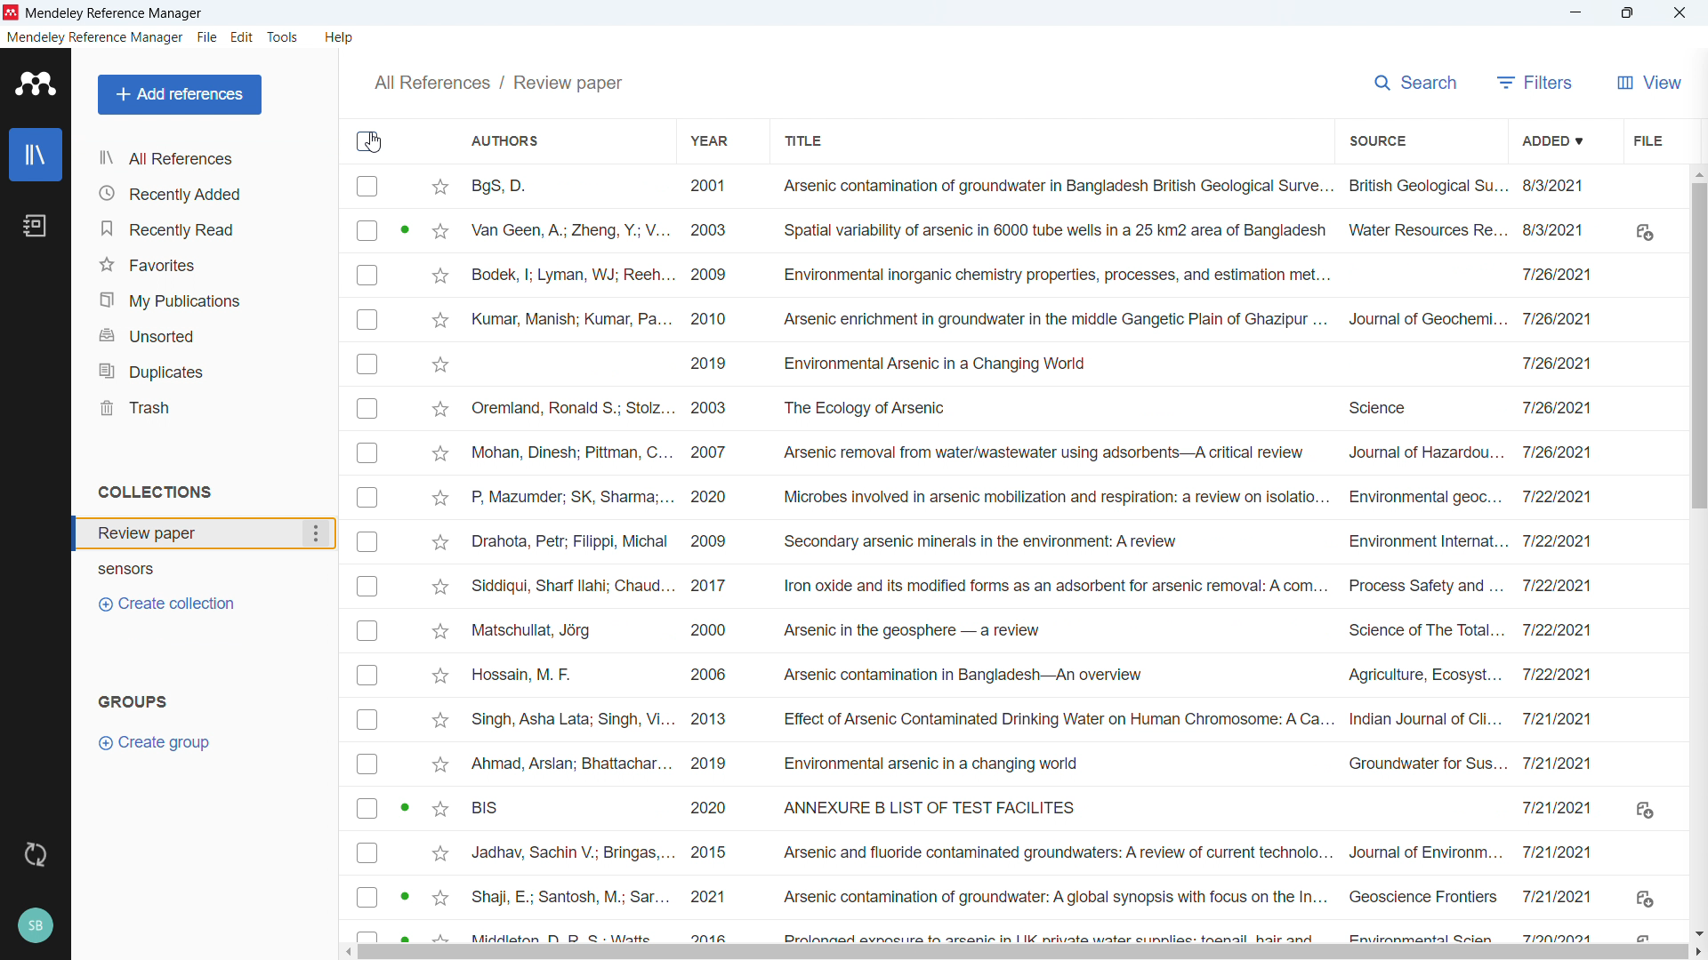 The image size is (1708, 960). What do you see at coordinates (407, 809) in the screenshot?
I see `Indicates current selection` at bounding box center [407, 809].